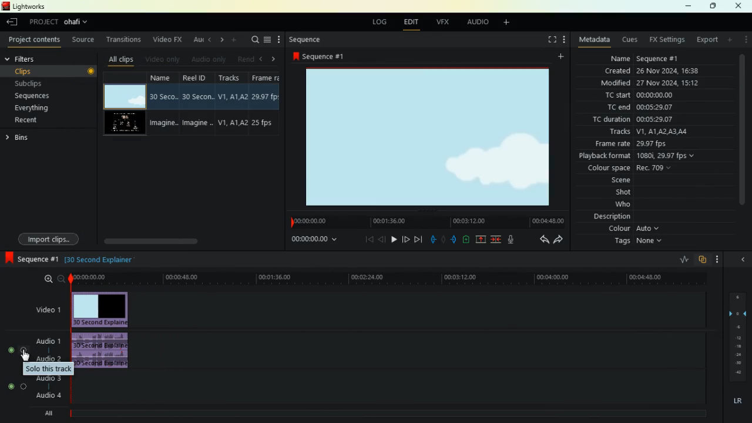 This screenshot has width=752, height=423. I want to click on all clips, so click(121, 59).